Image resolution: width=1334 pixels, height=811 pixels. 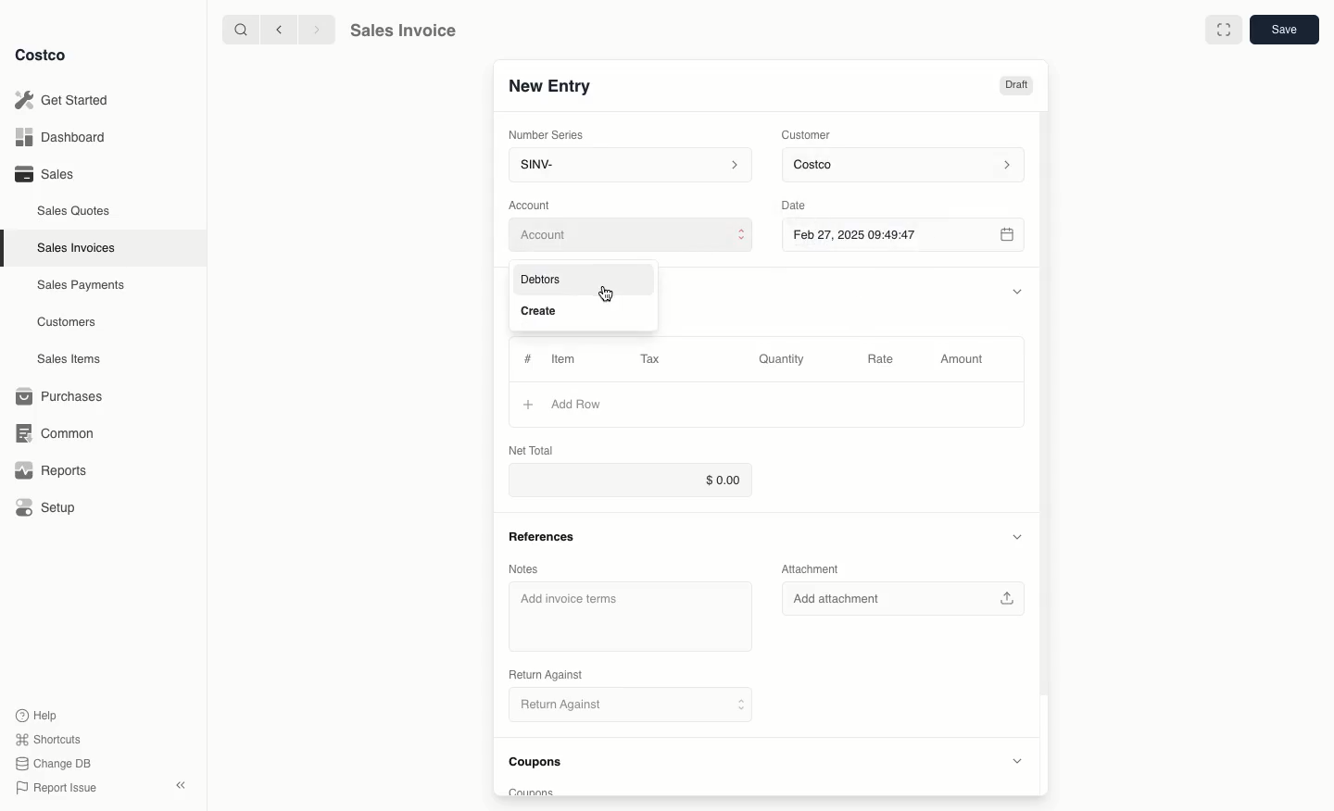 What do you see at coordinates (56, 761) in the screenshot?
I see `Change DB` at bounding box center [56, 761].